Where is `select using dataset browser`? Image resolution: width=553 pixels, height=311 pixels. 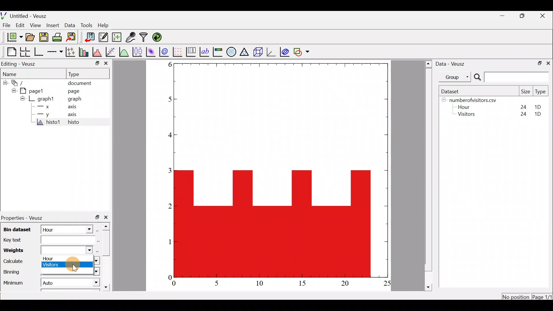
select using dataset browser is located at coordinates (98, 230).